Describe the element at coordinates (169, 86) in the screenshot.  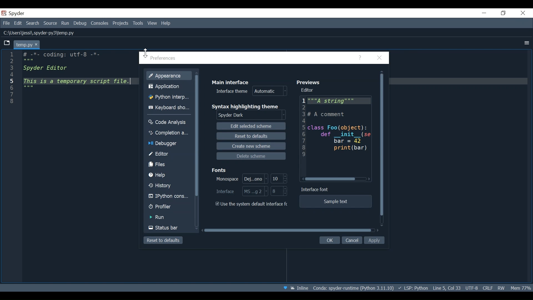
I see `Application` at that location.